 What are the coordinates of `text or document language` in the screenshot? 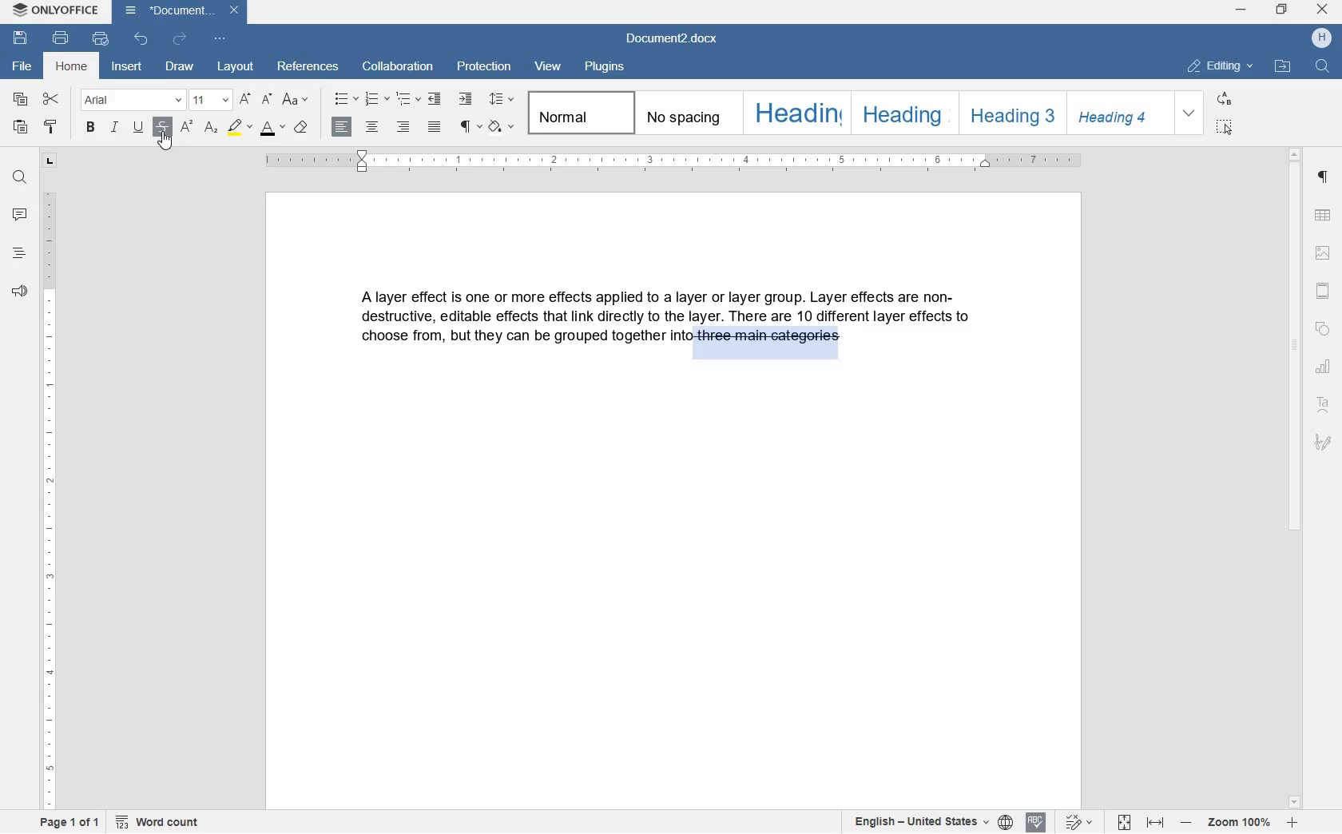 It's located at (923, 822).